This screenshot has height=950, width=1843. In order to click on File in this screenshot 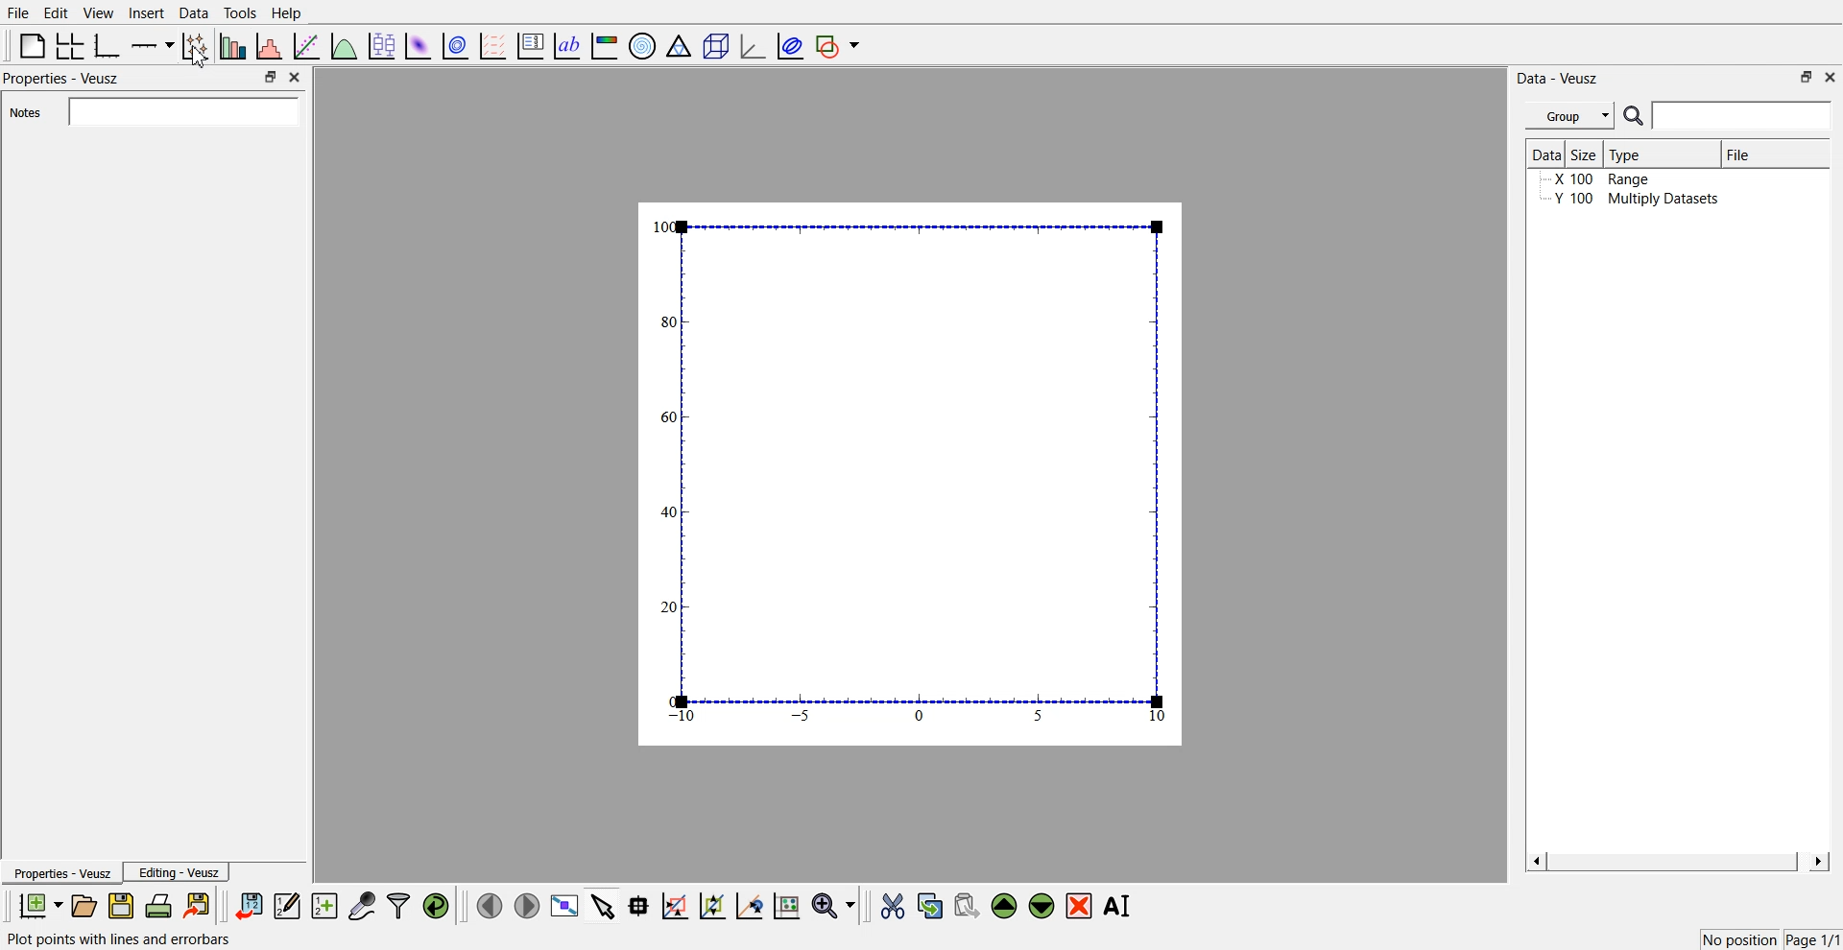, I will do `click(19, 13)`.